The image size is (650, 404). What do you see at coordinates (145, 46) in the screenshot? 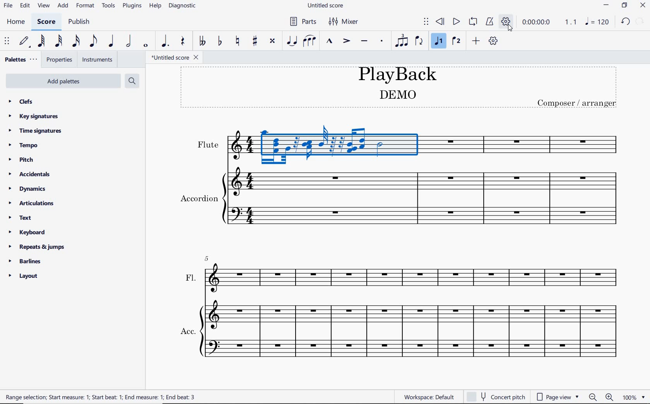
I see `whole note` at bounding box center [145, 46].